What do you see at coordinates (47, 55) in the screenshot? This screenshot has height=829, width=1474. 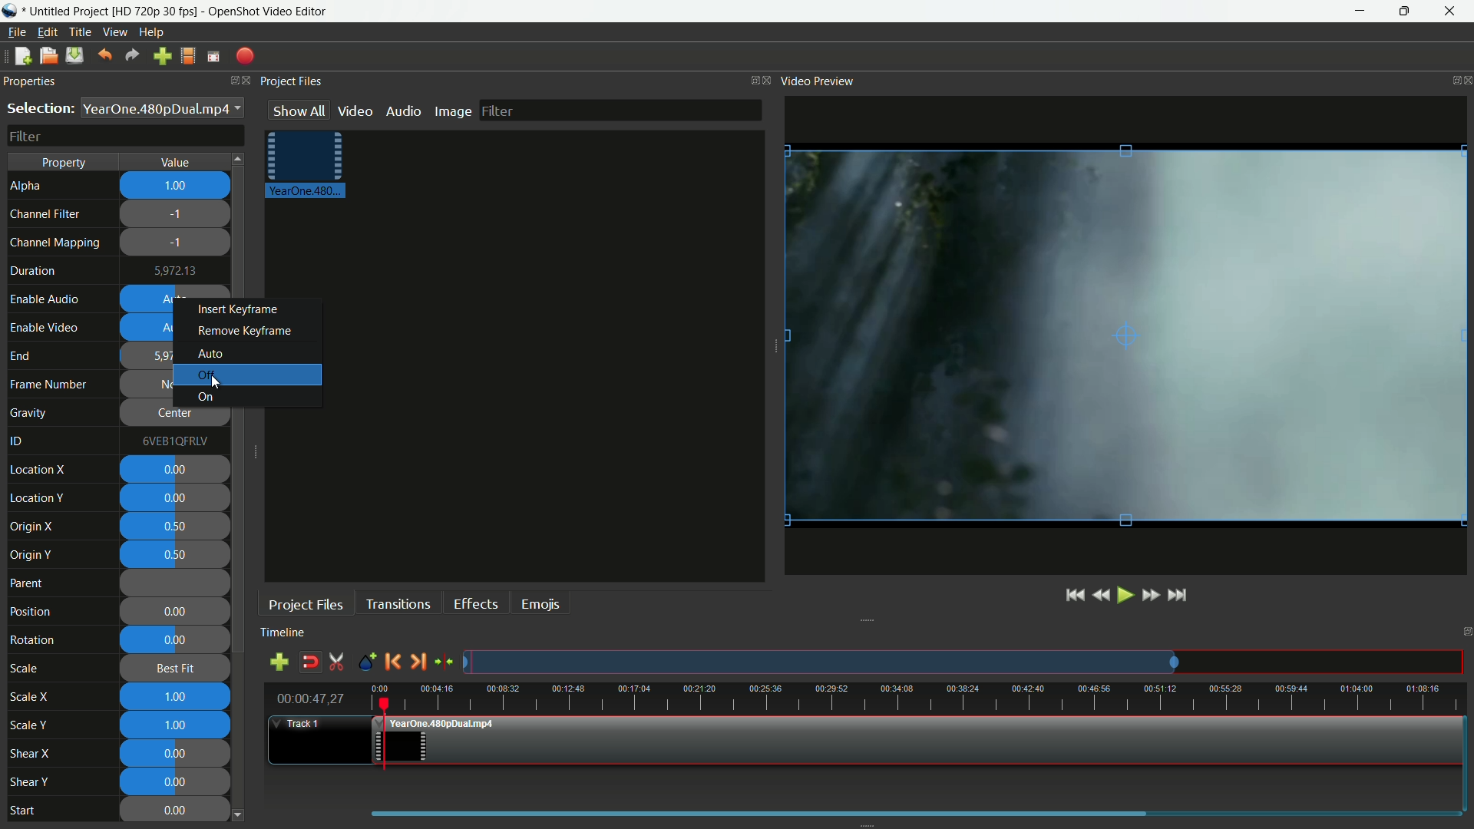 I see `open file` at bounding box center [47, 55].